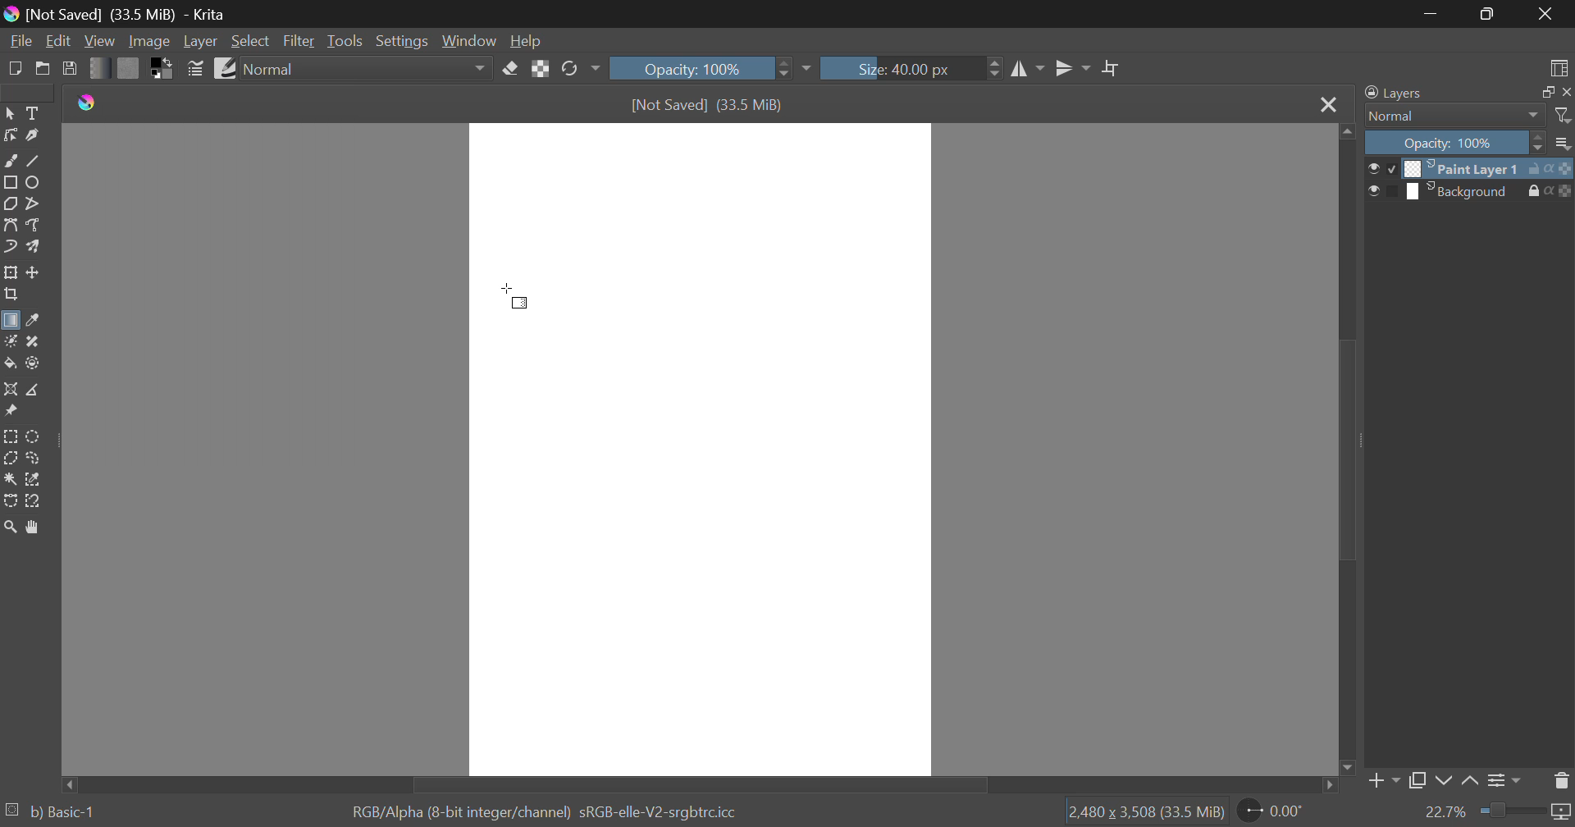  Describe the element at coordinates (1465, 193) in the screenshot. I see `Background` at that location.